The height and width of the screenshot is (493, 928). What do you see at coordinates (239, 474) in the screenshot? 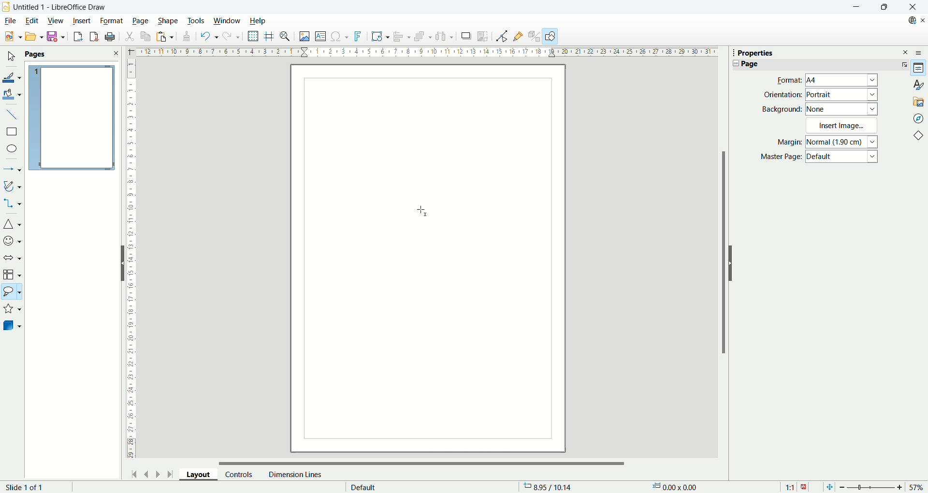
I see `control` at bounding box center [239, 474].